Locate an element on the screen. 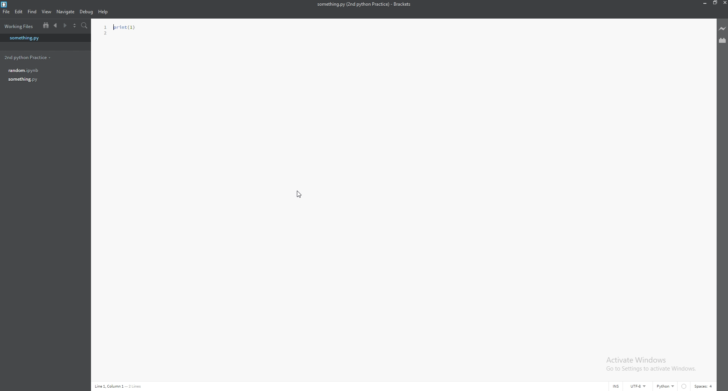  help is located at coordinates (104, 12).